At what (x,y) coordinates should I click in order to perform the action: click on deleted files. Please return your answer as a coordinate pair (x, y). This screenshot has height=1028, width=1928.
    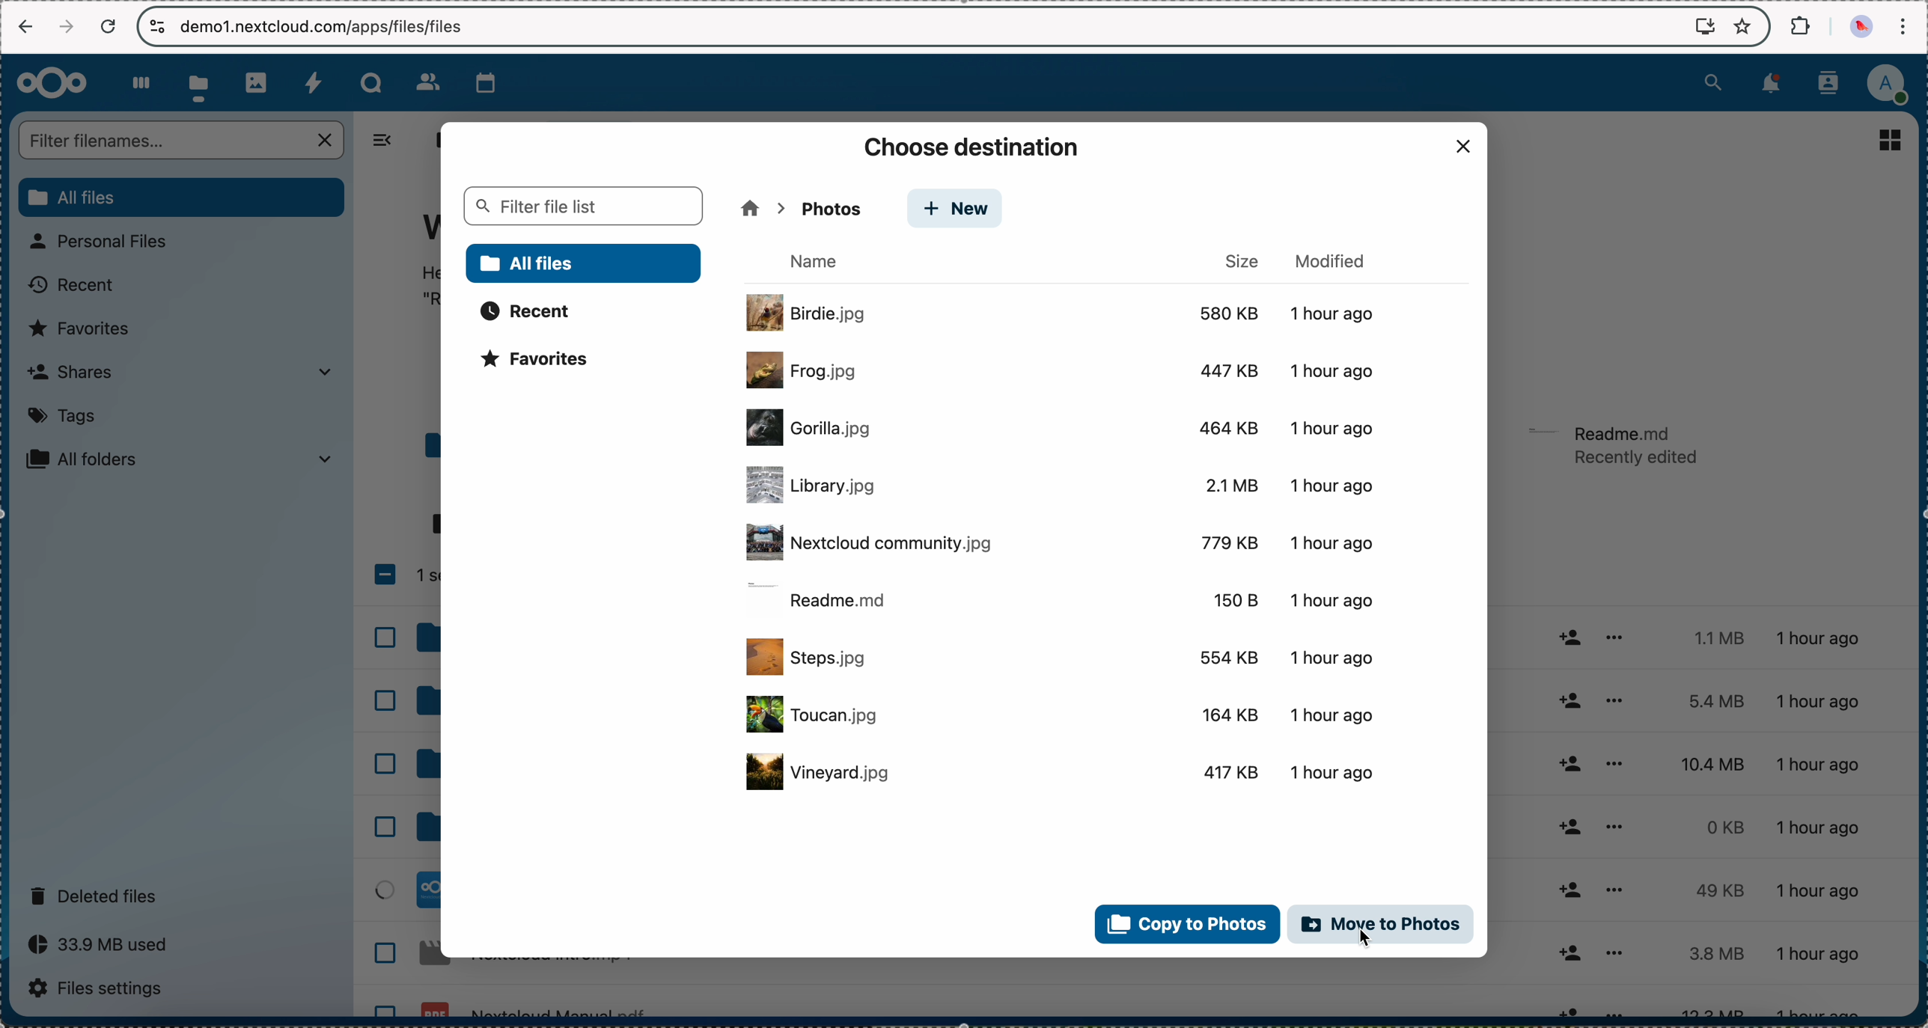
    Looking at the image, I should click on (100, 894).